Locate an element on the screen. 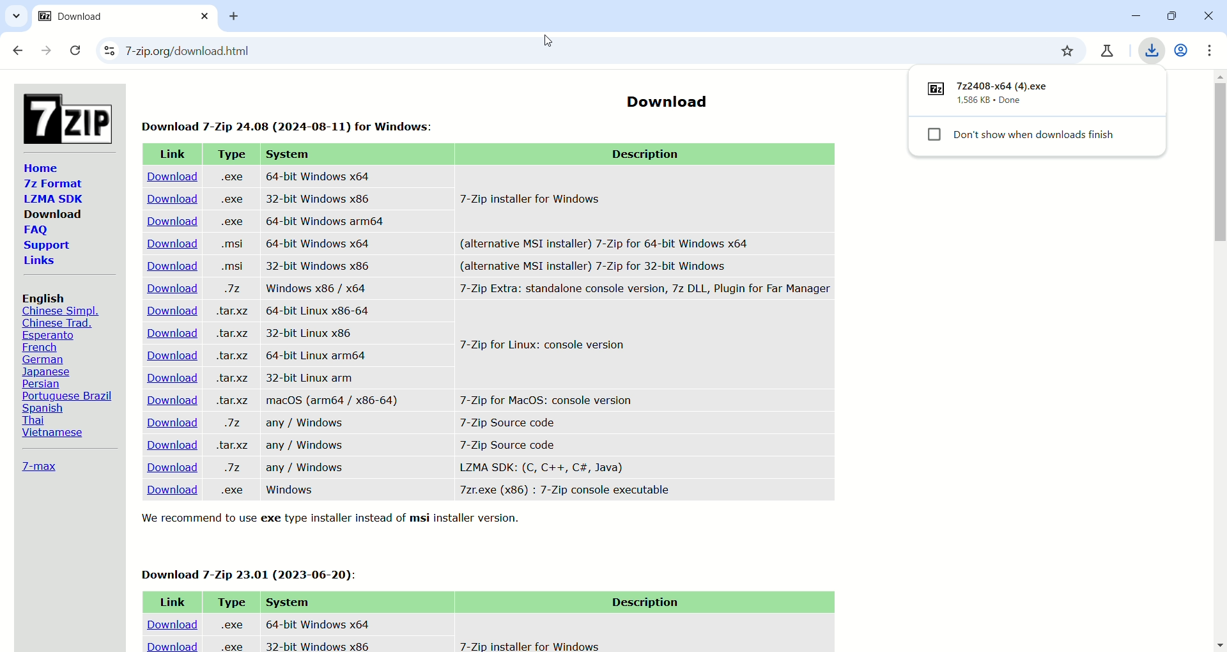 The width and height of the screenshot is (1227, 652). LZMA SDK: (C, C++, C#, Java) is located at coordinates (541, 467).